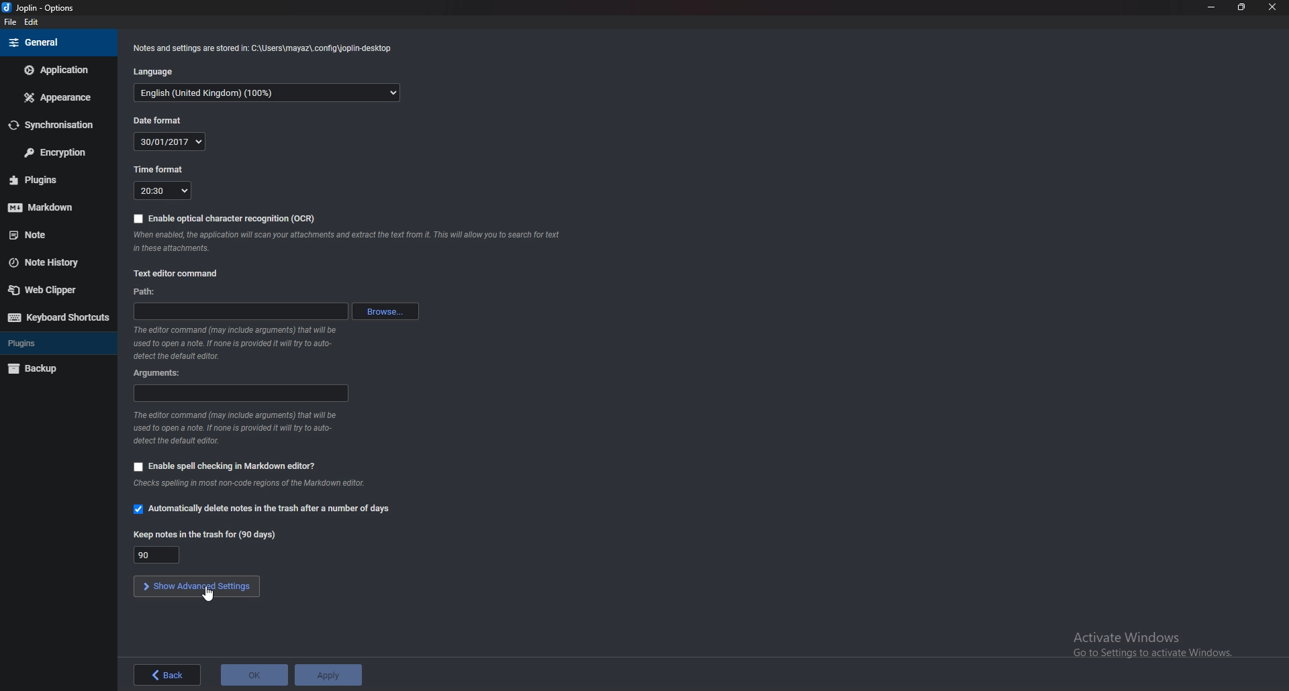 This screenshot has width=1289, height=691. What do you see at coordinates (163, 121) in the screenshot?
I see `Date format` at bounding box center [163, 121].